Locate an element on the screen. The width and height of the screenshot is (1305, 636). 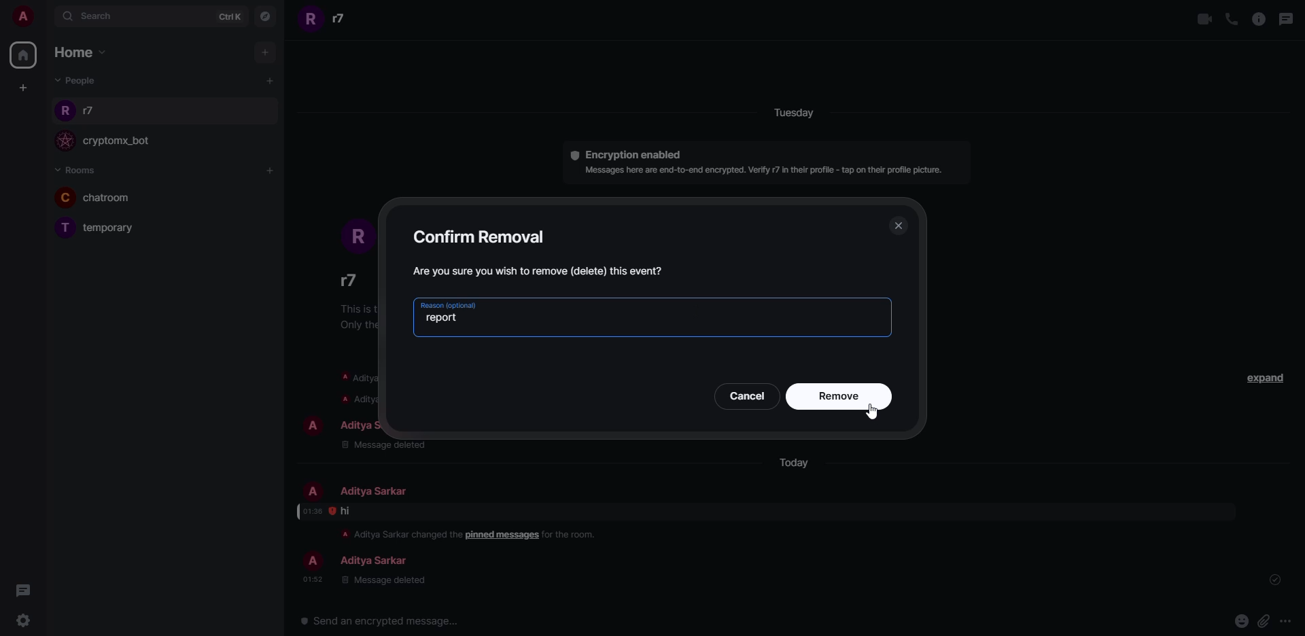
people is located at coordinates (371, 491).